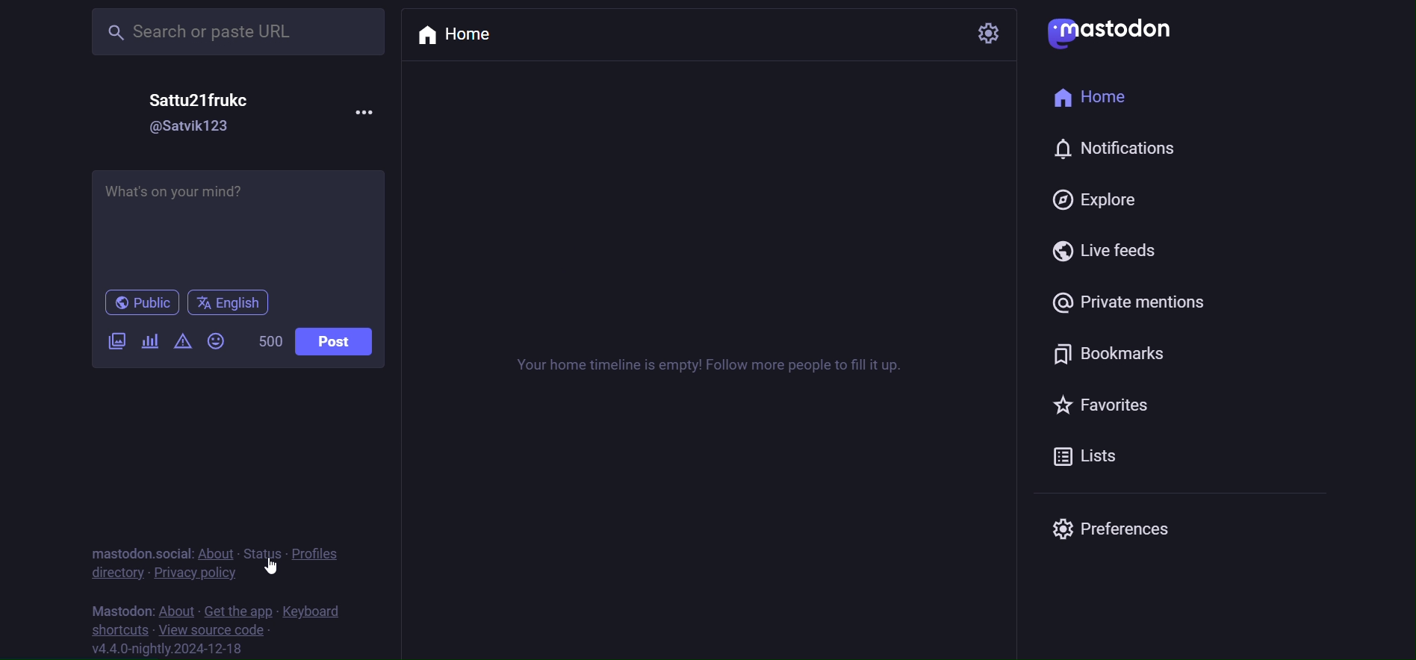 The width and height of the screenshot is (1416, 660). Describe the element at coordinates (237, 607) in the screenshot. I see `Get the app` at that location.